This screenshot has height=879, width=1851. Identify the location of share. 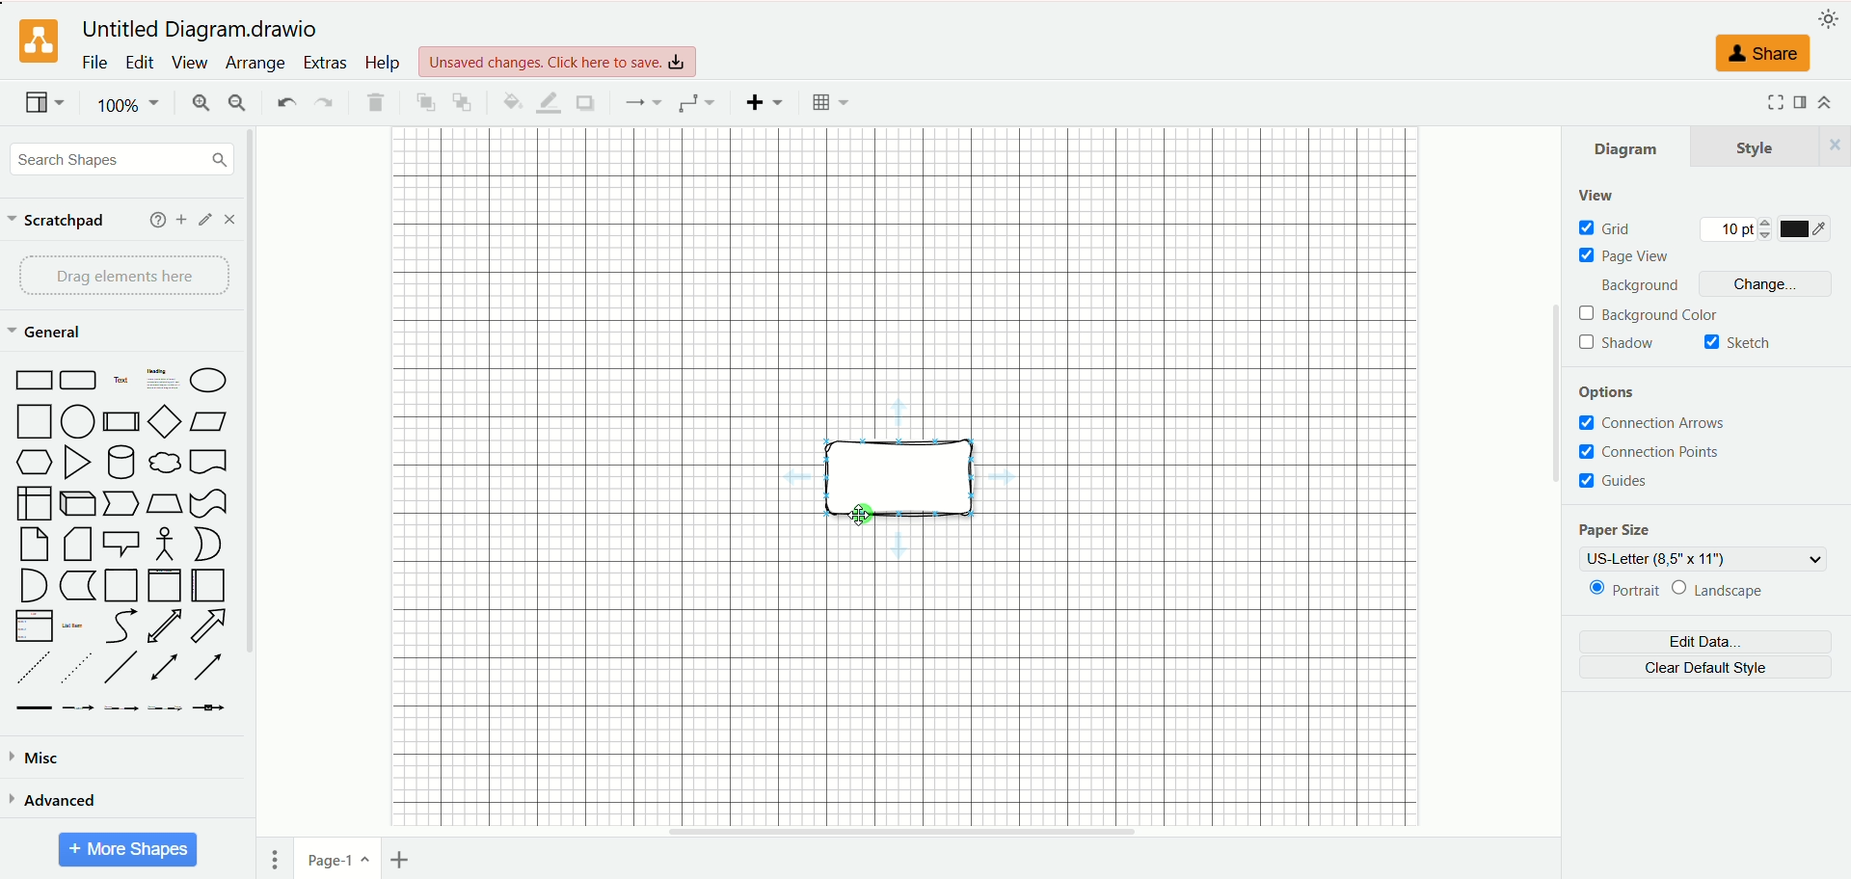
(1760, 53).